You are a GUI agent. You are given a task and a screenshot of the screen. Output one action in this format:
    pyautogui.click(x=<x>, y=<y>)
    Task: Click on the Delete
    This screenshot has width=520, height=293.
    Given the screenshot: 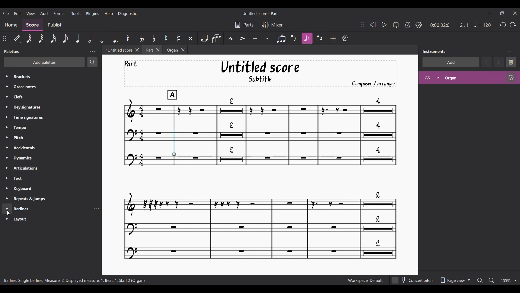 What is the action you would take?
    pyautogui.click(x=511, y=62)
    